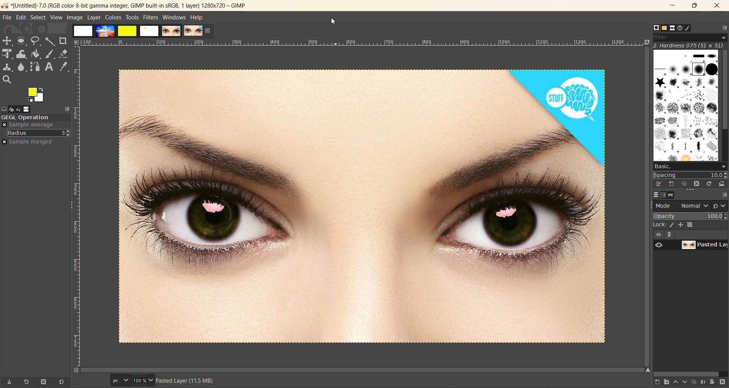 The height and width of the screenshot is (388, 729). What do you see at coordinates (367, 206) in the screenshot?
I see `image with red eyes removed` at bounding box center [367, 206].